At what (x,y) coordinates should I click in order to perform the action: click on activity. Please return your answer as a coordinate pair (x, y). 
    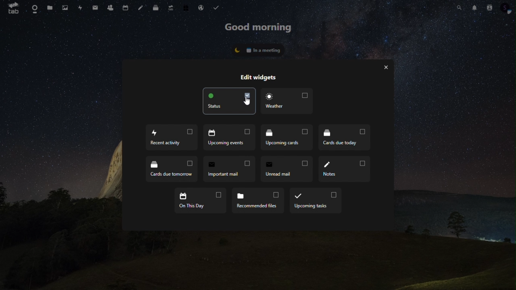
    Looking at the image, I should click on (81, 8).